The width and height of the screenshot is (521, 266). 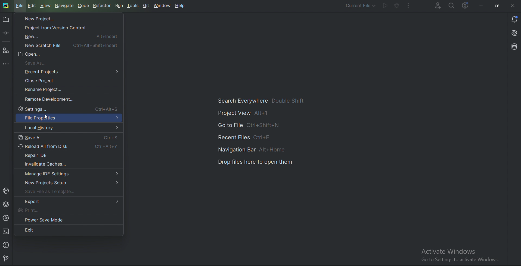 I want to click on More Actions, so click(x=410, y=5).